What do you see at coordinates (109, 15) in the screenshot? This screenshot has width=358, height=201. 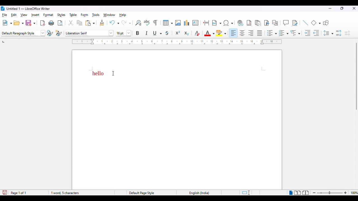 I see `window` at bounding box center [109, 15].